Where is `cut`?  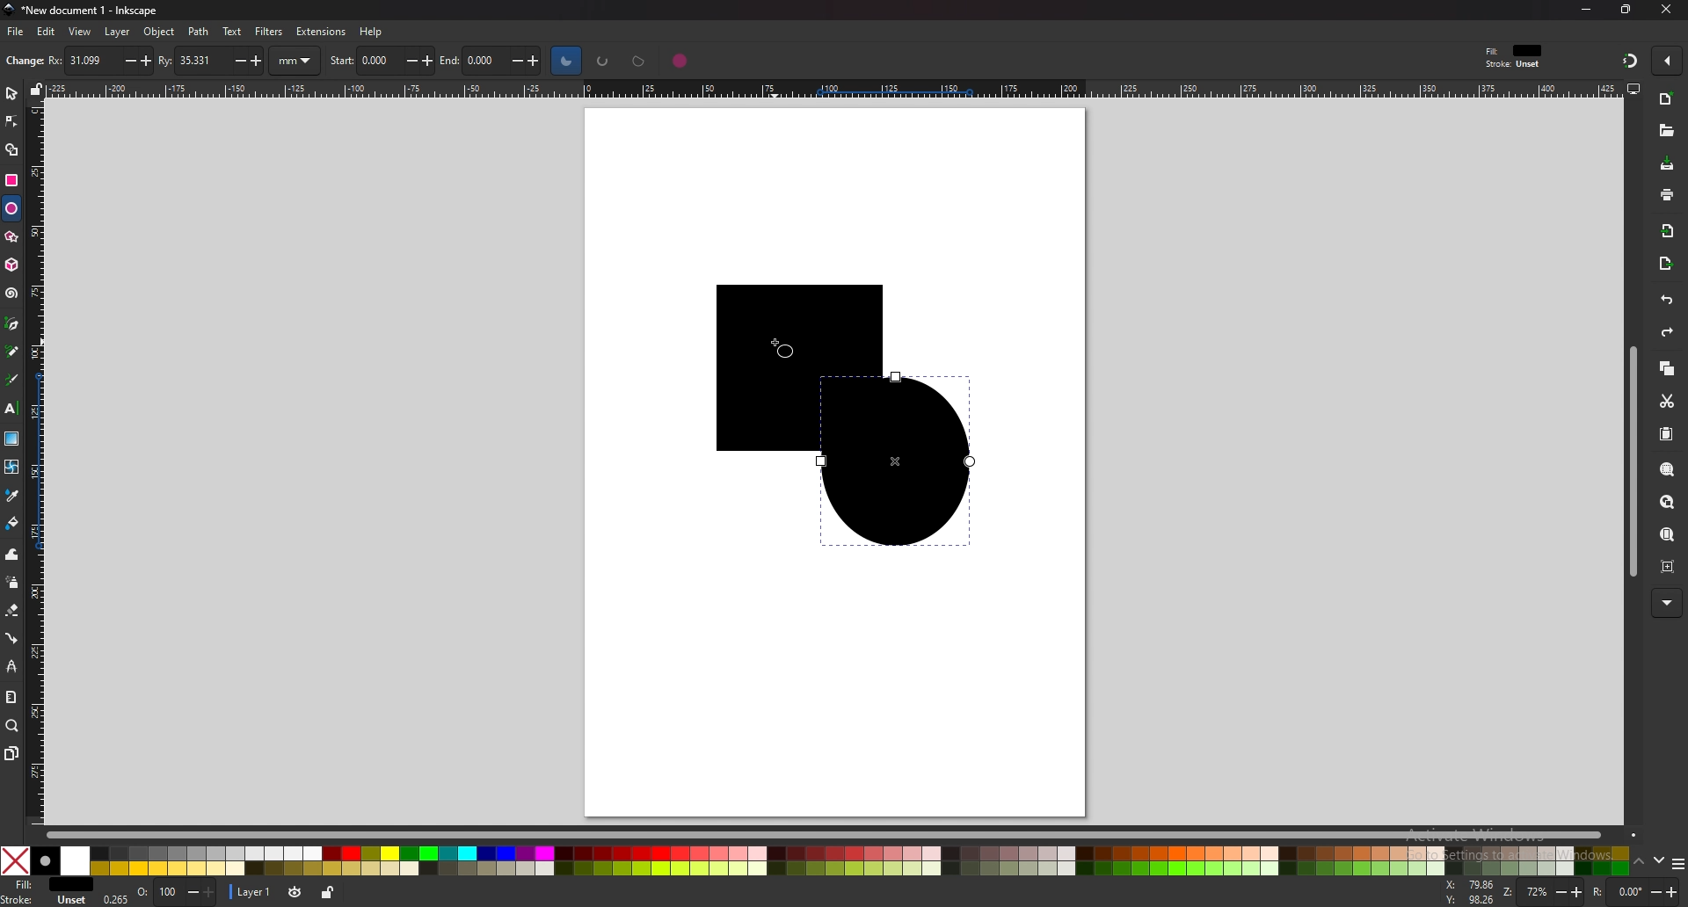
cut is located at coordinates (1666, 399).